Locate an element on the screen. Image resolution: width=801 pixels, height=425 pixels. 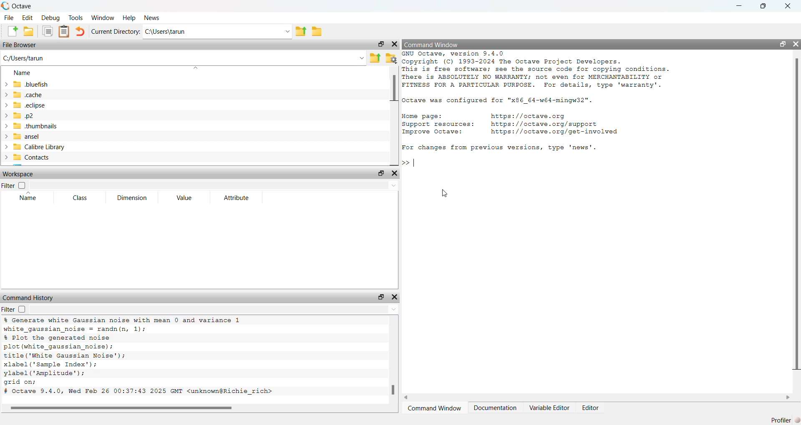
documents is located at coordinates (47, 32).